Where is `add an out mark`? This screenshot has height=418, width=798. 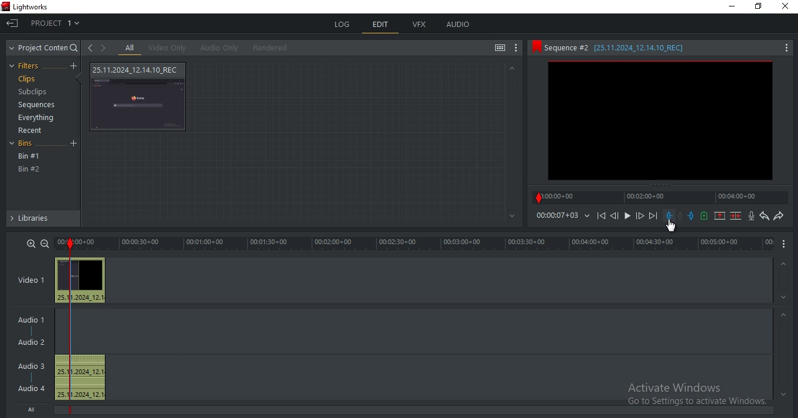
add an out mark is located at coordinates (691, 216).